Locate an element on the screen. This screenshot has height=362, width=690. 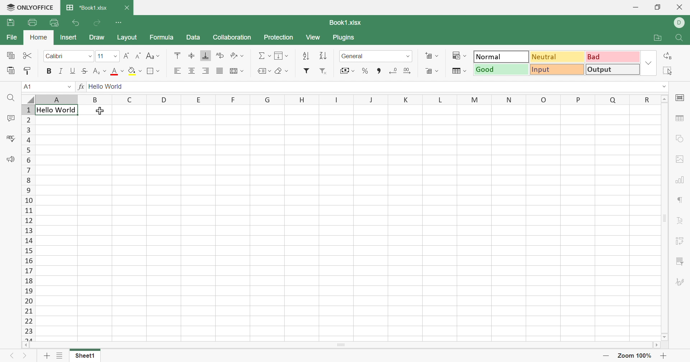
Close is located at coordinates (127, 9).